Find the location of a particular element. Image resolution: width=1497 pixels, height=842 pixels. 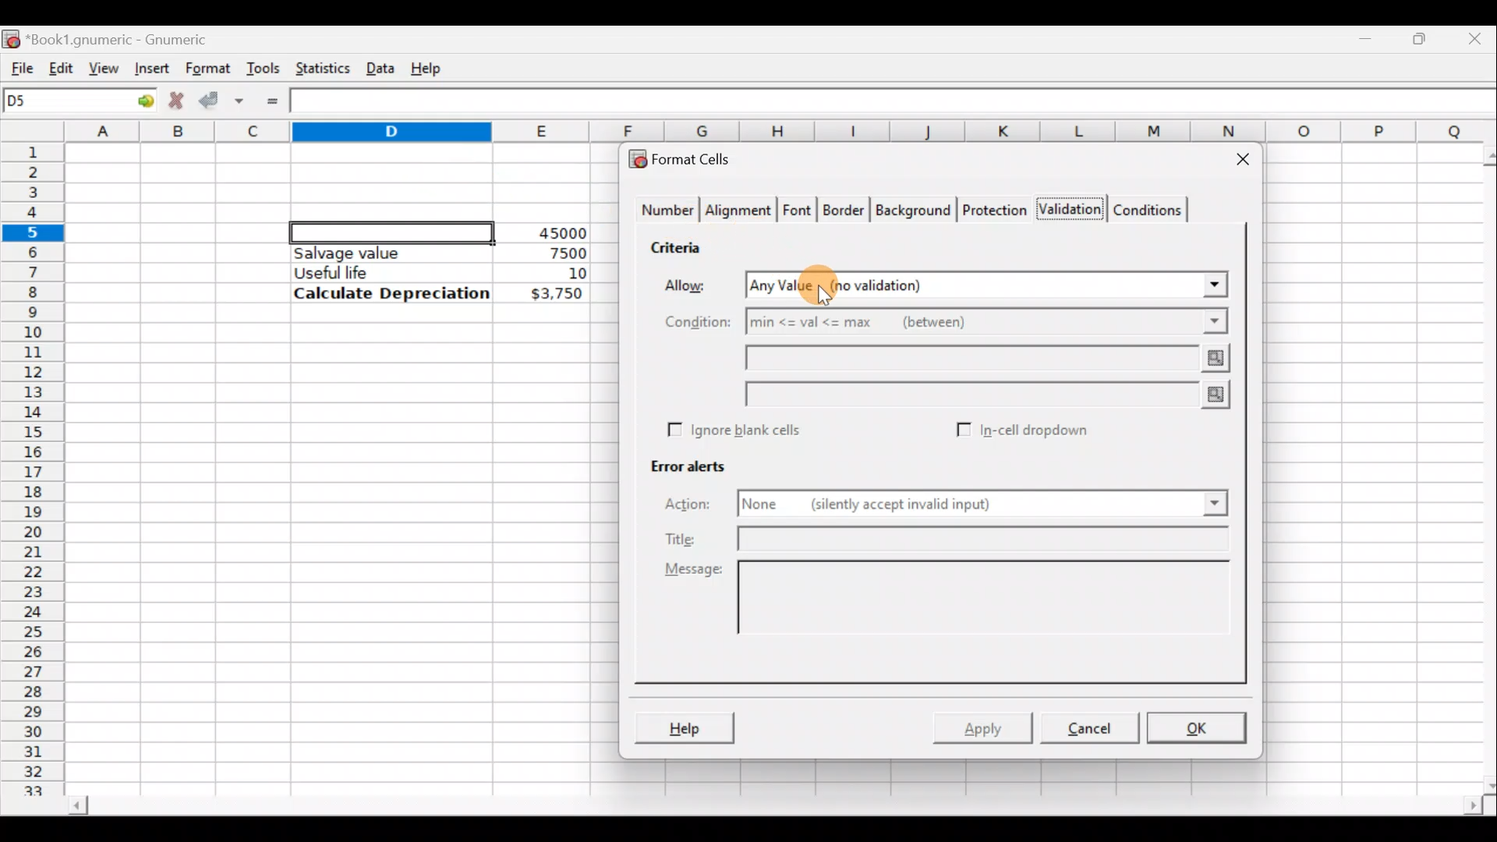

Formula bar is located at coordinates (897, 103).